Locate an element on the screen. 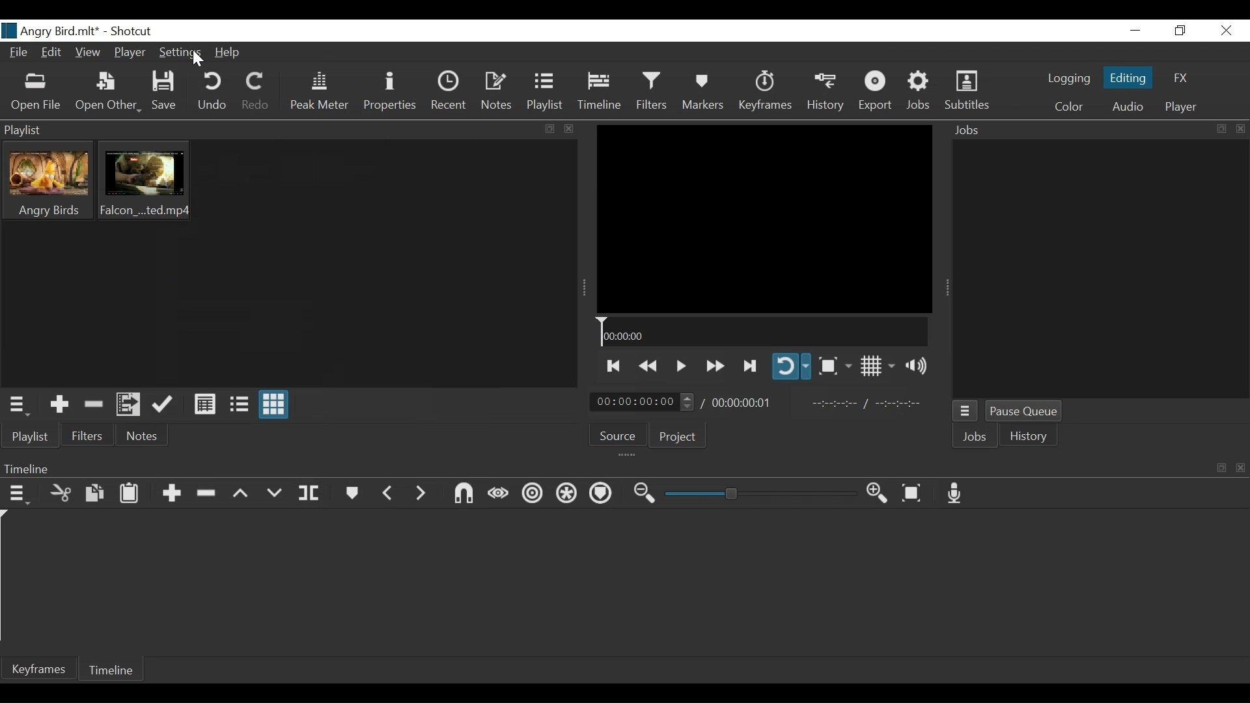 The image size is (1250, 703). logging is located at coordinates (1067, 78).